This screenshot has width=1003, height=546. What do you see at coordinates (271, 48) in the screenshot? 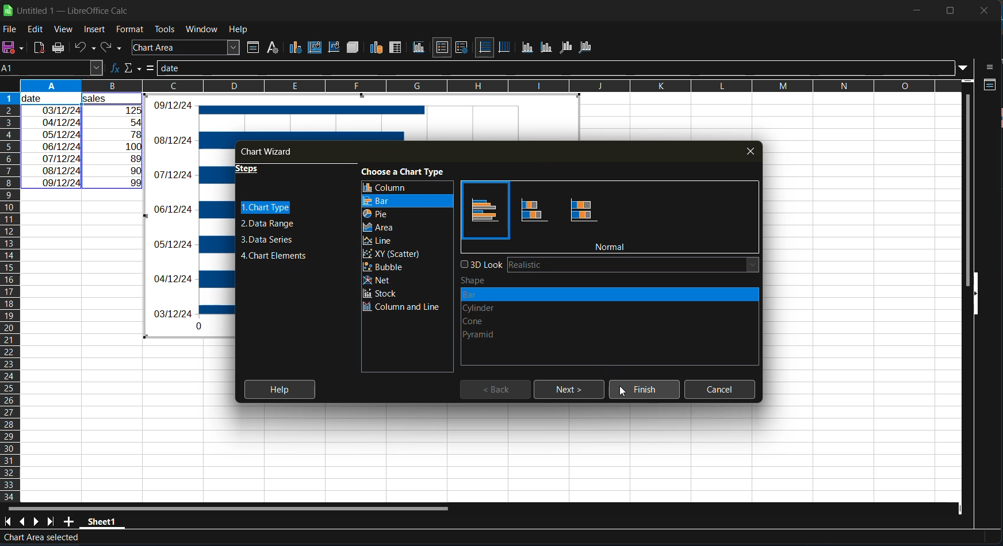
I see `character` at bounding box center [271, 48].